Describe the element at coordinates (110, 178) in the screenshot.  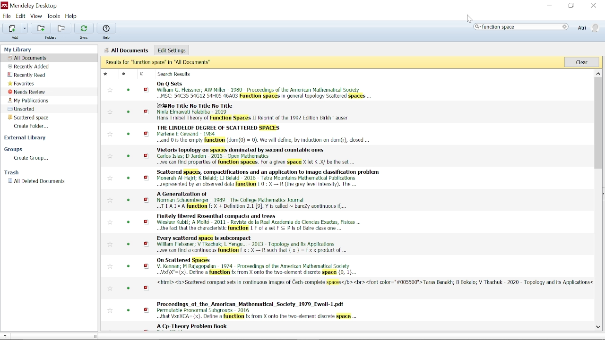
I see `Add to favorite` at that location.